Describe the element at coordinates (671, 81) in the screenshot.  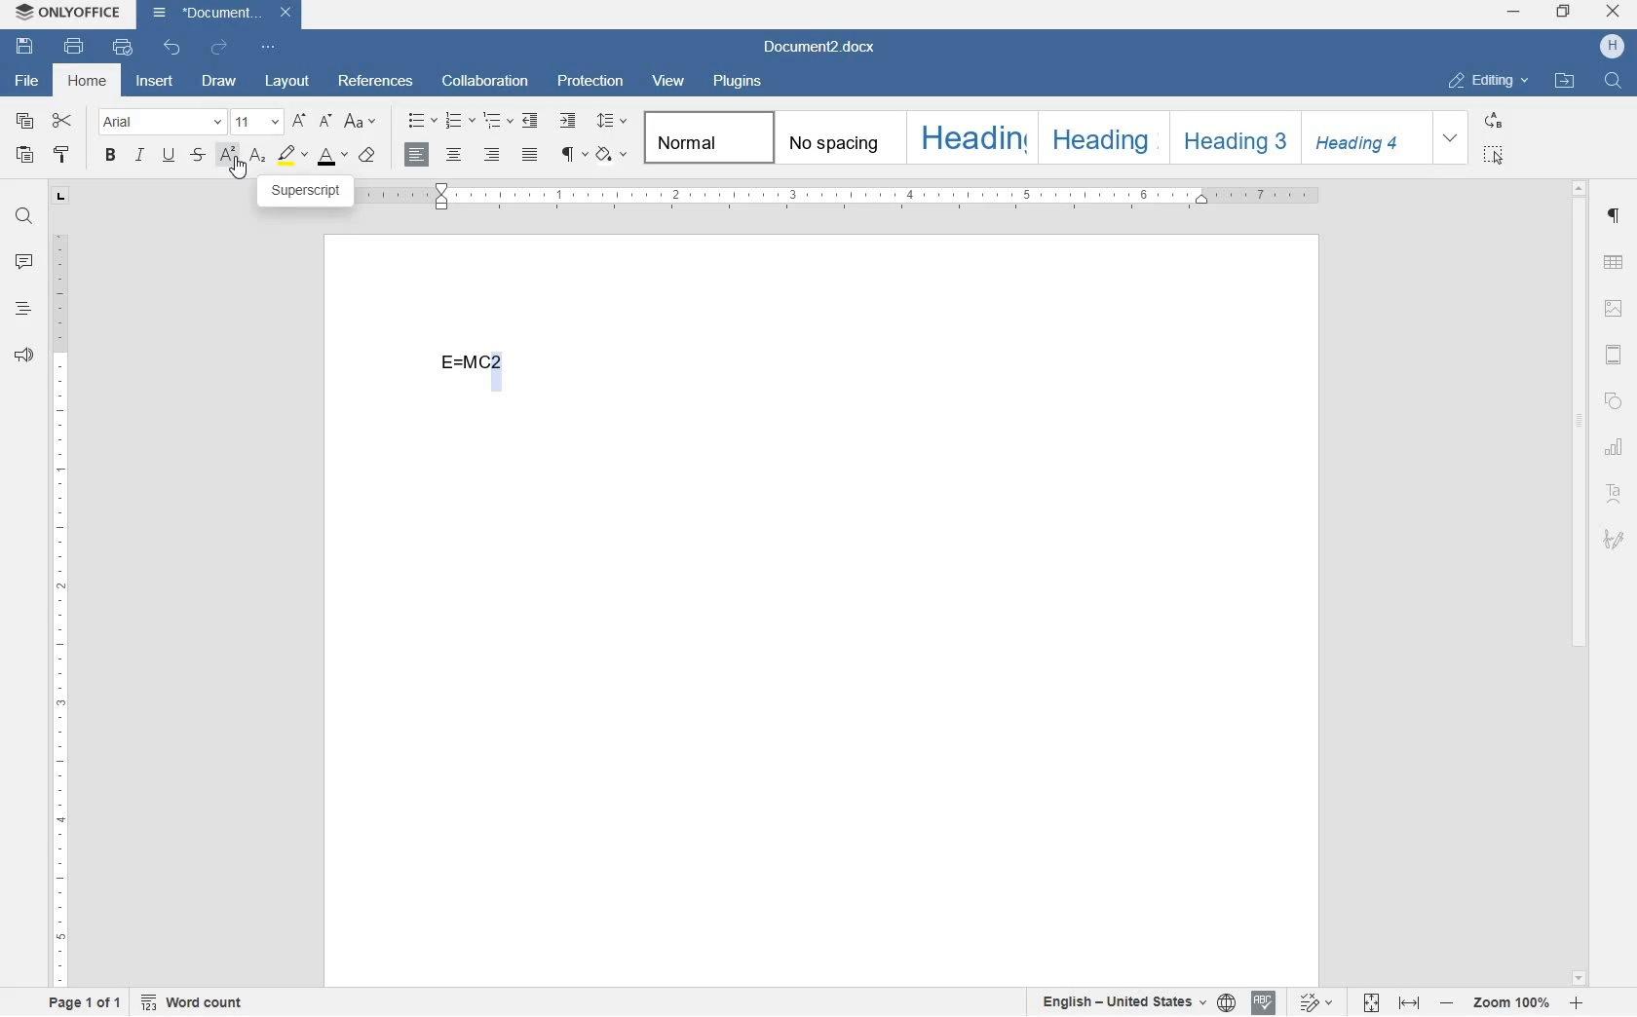
I see `view` at that location.